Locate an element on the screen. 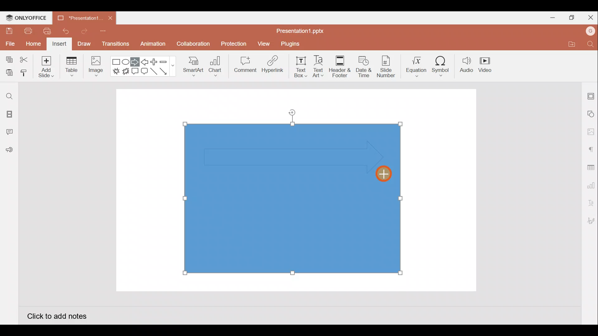  Right arrow is located at coordinates (135, 62).